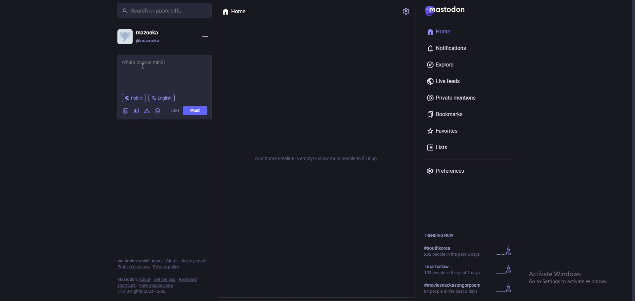  Describe the element at coordinates (165, 11) in the screenshot. I see `search` at that location.